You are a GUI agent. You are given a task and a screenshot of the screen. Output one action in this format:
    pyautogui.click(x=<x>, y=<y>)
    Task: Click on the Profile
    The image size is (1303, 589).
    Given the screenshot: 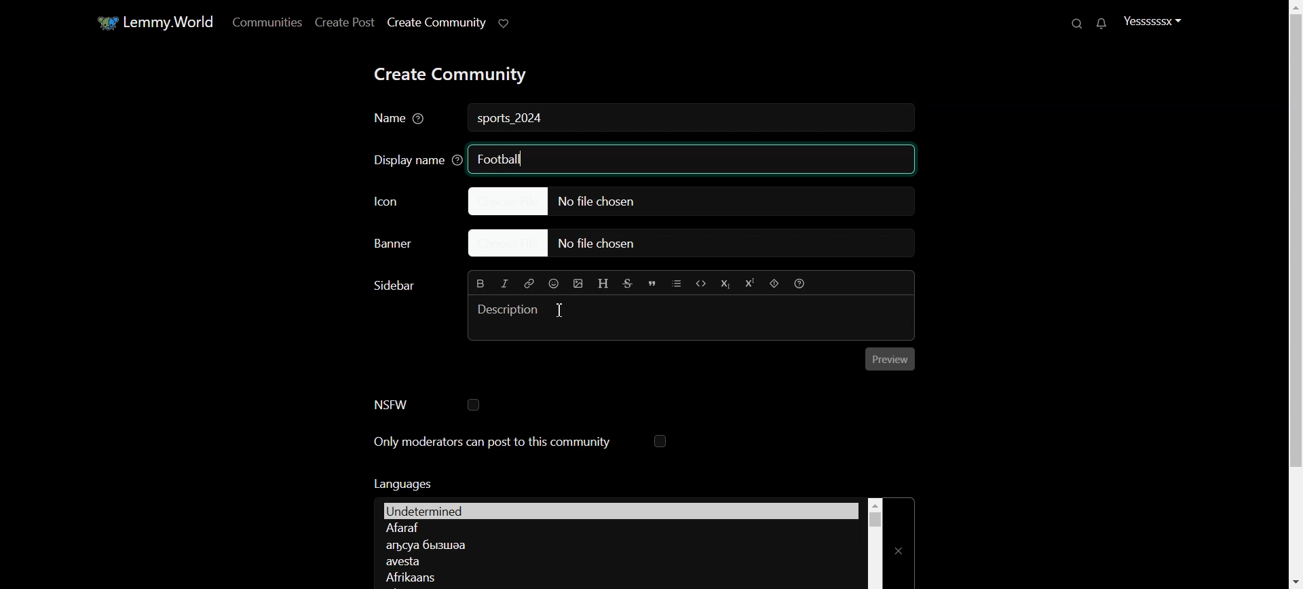 What is the action you would take?
    pyautogui.click(x=1152, y=20)
    